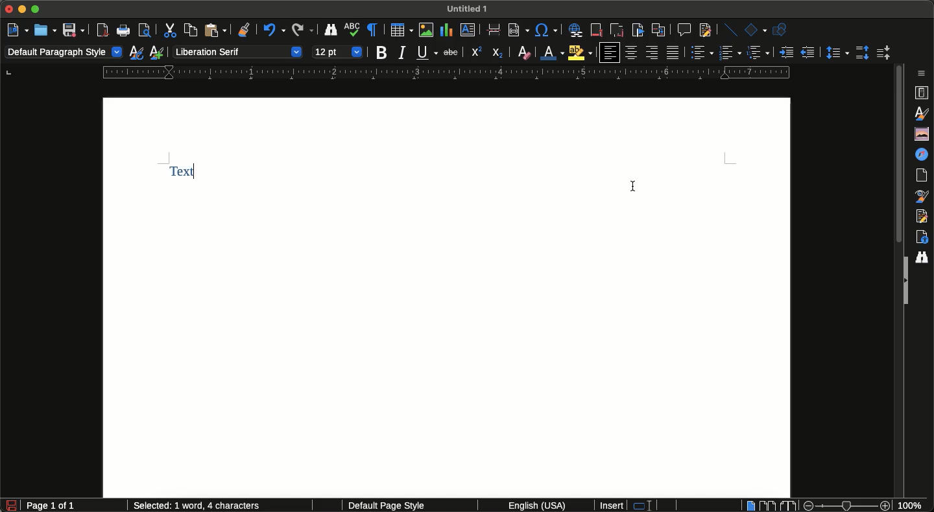 This screenshot has width=934, height=512. What do you see at coordinates (427, 52) in the screenshot?
I see `Underline` at bounding box center [427, 52].